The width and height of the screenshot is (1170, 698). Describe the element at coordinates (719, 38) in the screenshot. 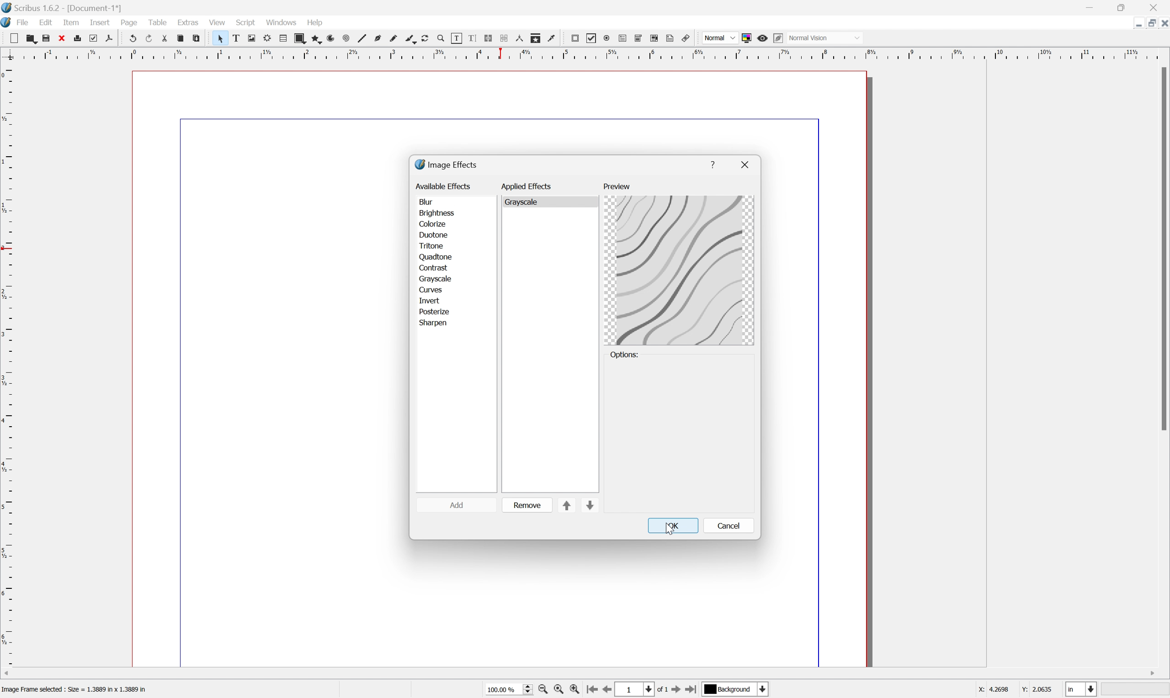

I see `Normal` at that location.